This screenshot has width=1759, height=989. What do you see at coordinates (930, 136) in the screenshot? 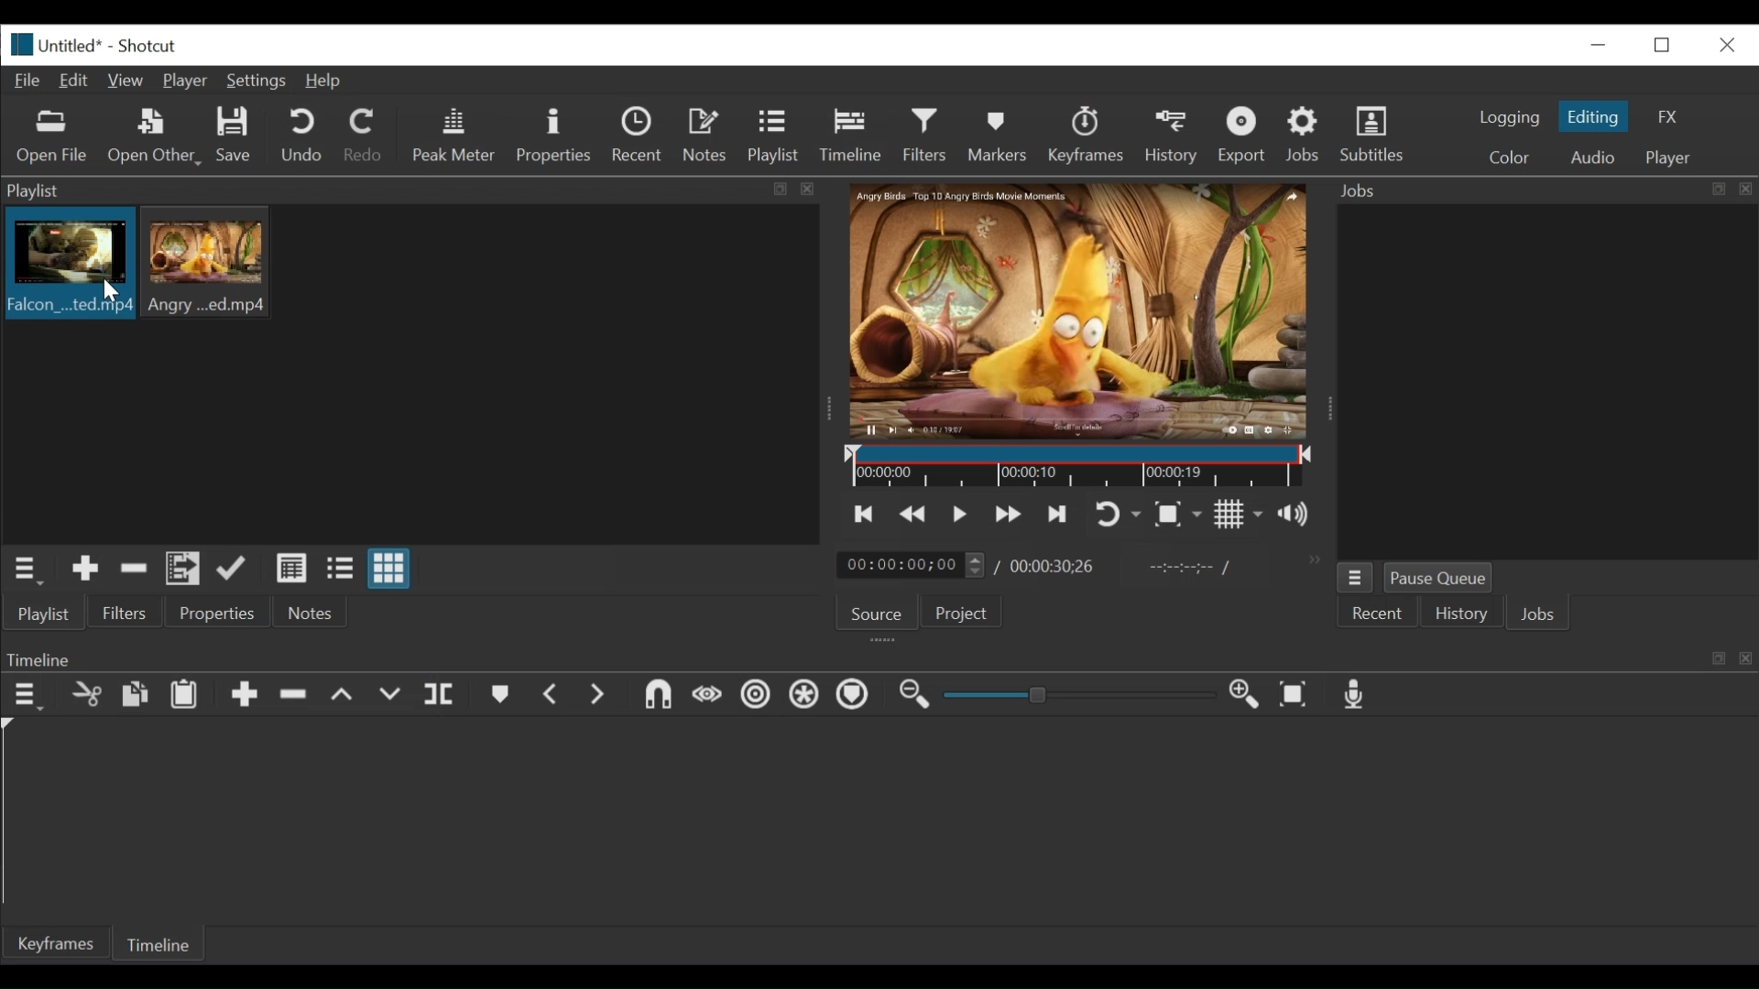
I see `Filters` at bounding box center [930, 136].